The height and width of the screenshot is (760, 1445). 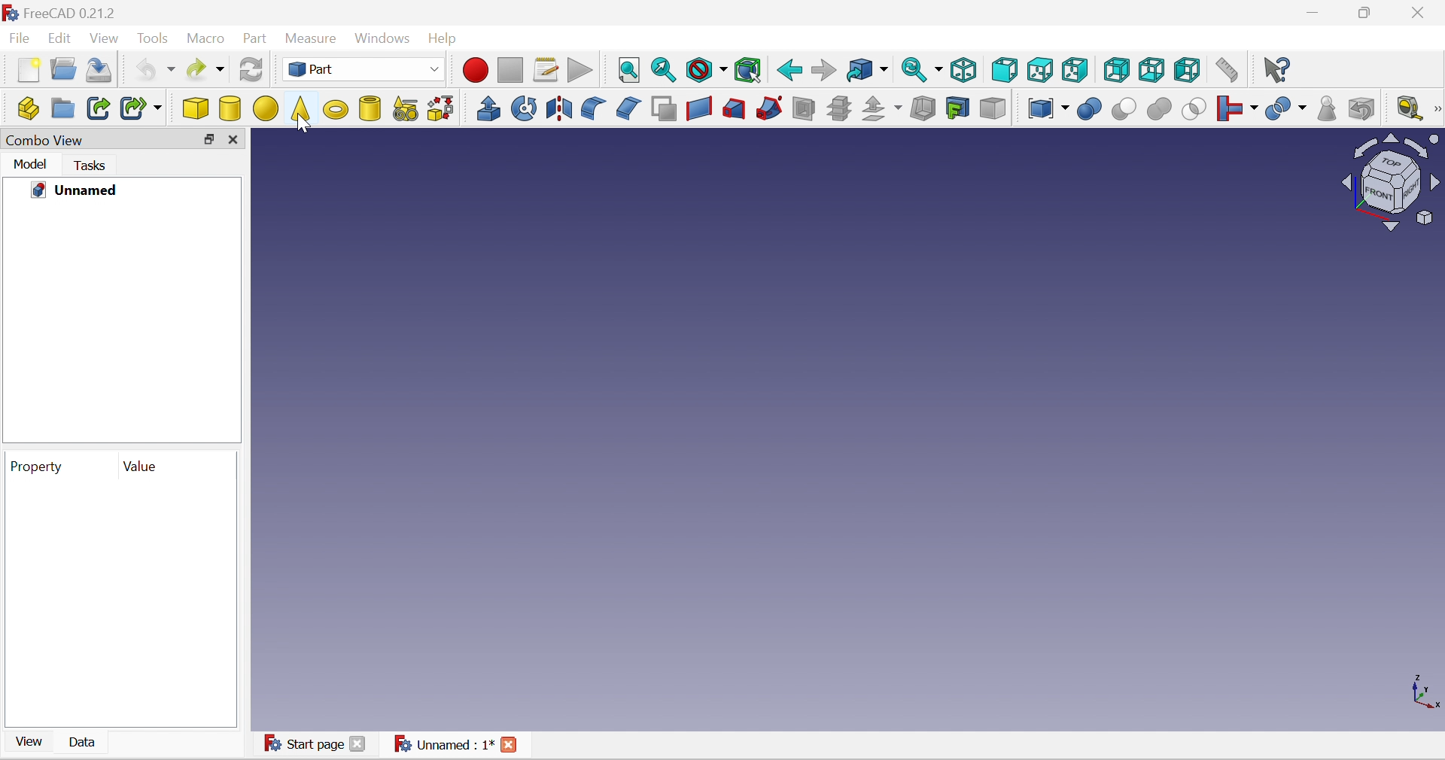 What do you see at coordinates (993, 110) in the screenshot?
I see `Color per face` at bounding box center [993, 110].